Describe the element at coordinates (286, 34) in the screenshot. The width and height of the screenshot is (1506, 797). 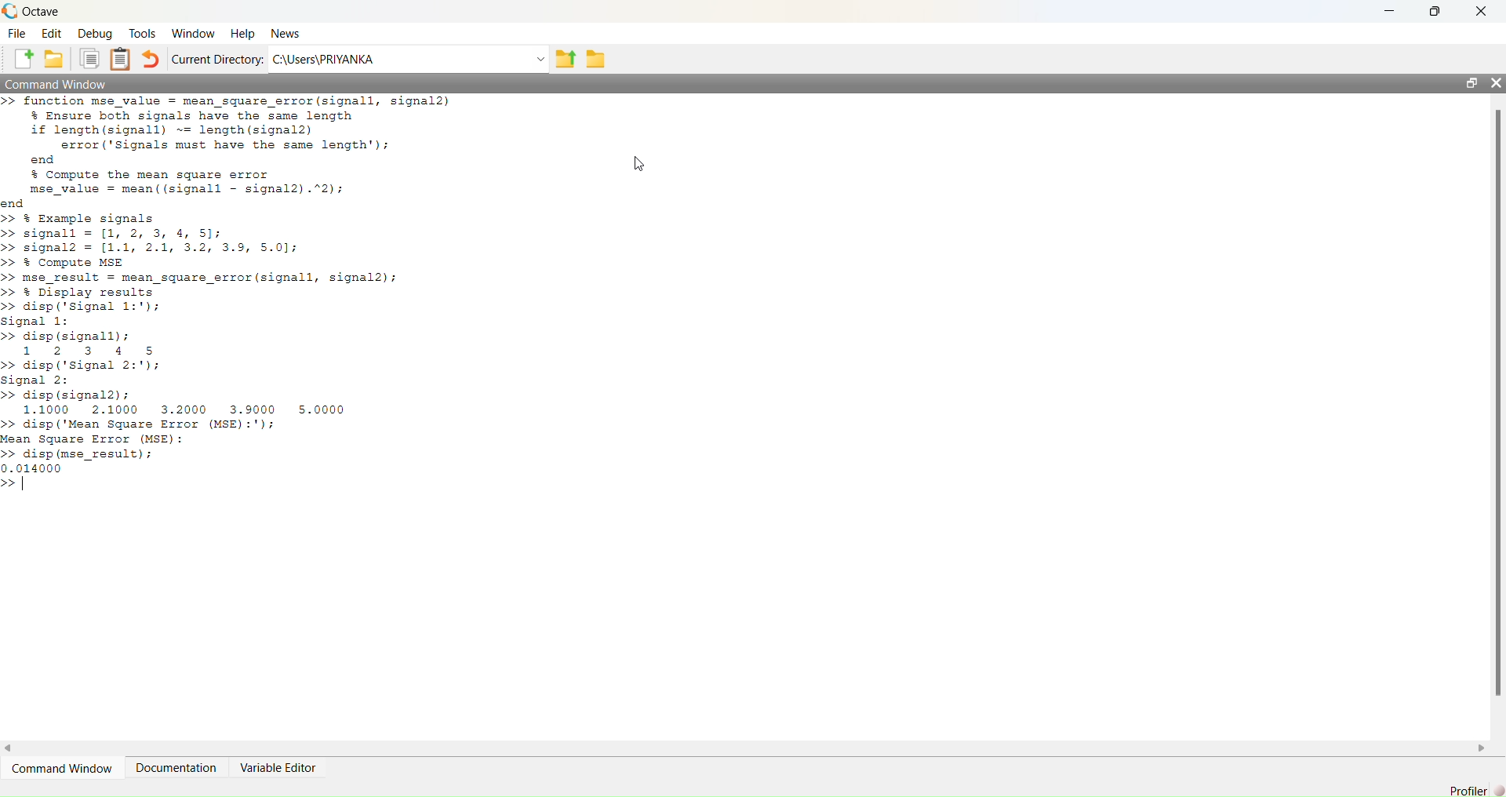
I see `news` at that location.